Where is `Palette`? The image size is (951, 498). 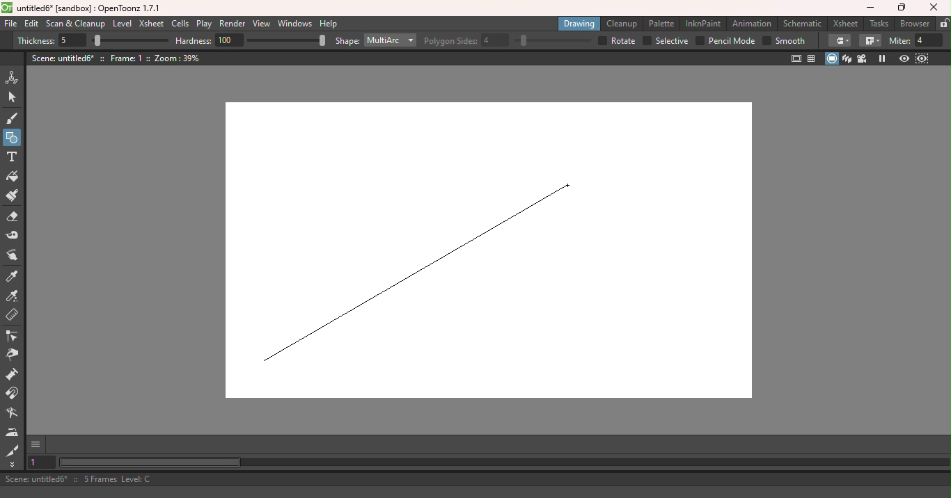 Palette is located at coordinates (661, 24).